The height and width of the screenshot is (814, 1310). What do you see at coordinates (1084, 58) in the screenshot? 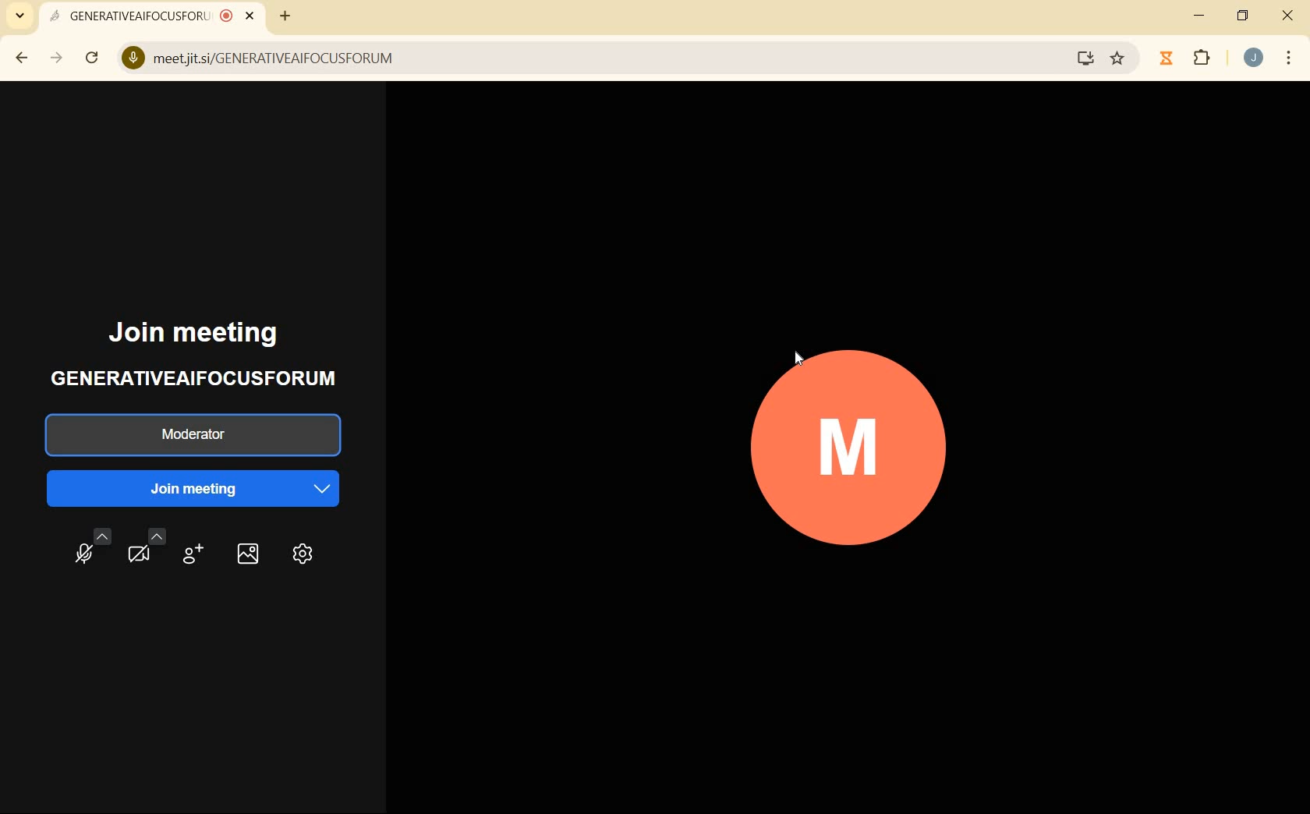
I see `Download` at bounding box center [1084, 58].